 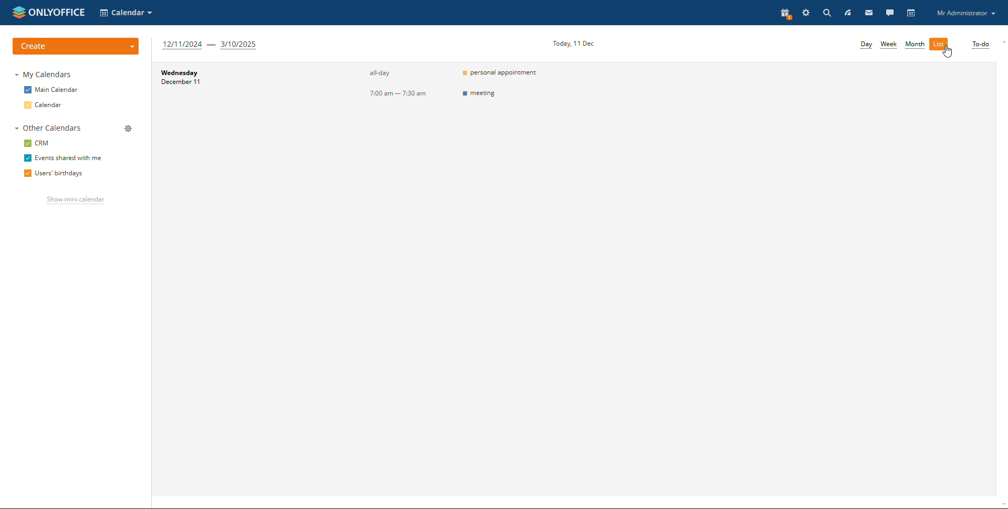 I want to click on manage, so click(x=129, y=129).